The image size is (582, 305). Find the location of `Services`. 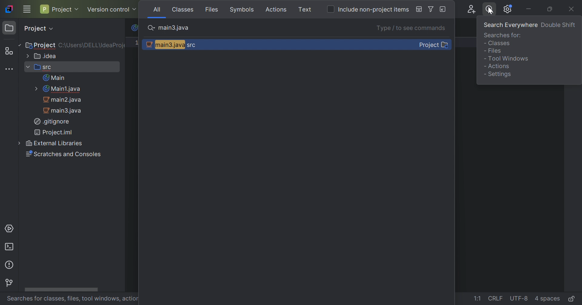

Services is located at coordinates (9, 229).